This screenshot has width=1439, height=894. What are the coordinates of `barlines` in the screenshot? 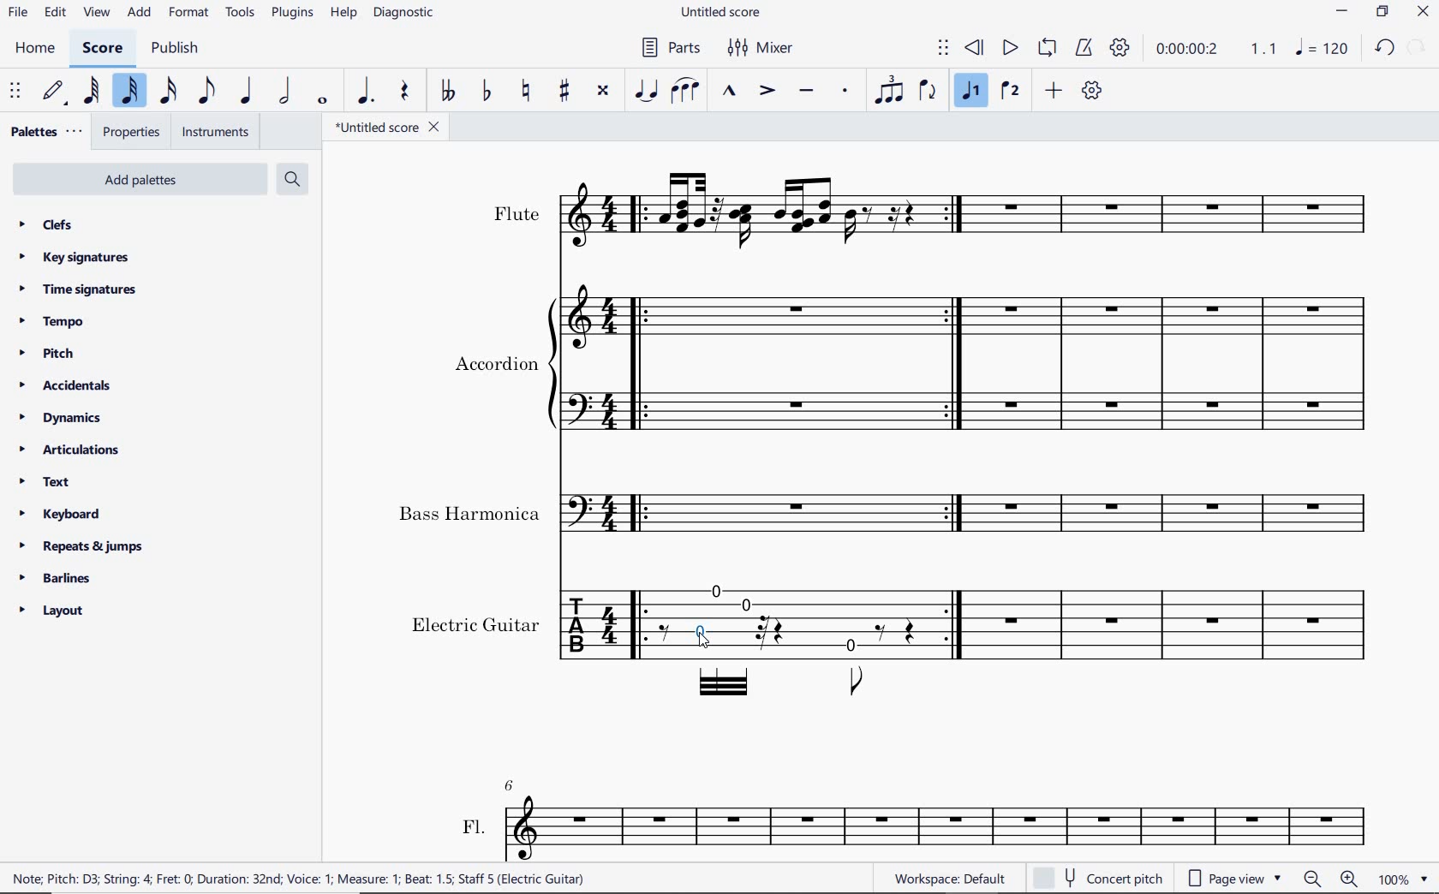 It's located at (57, 576).